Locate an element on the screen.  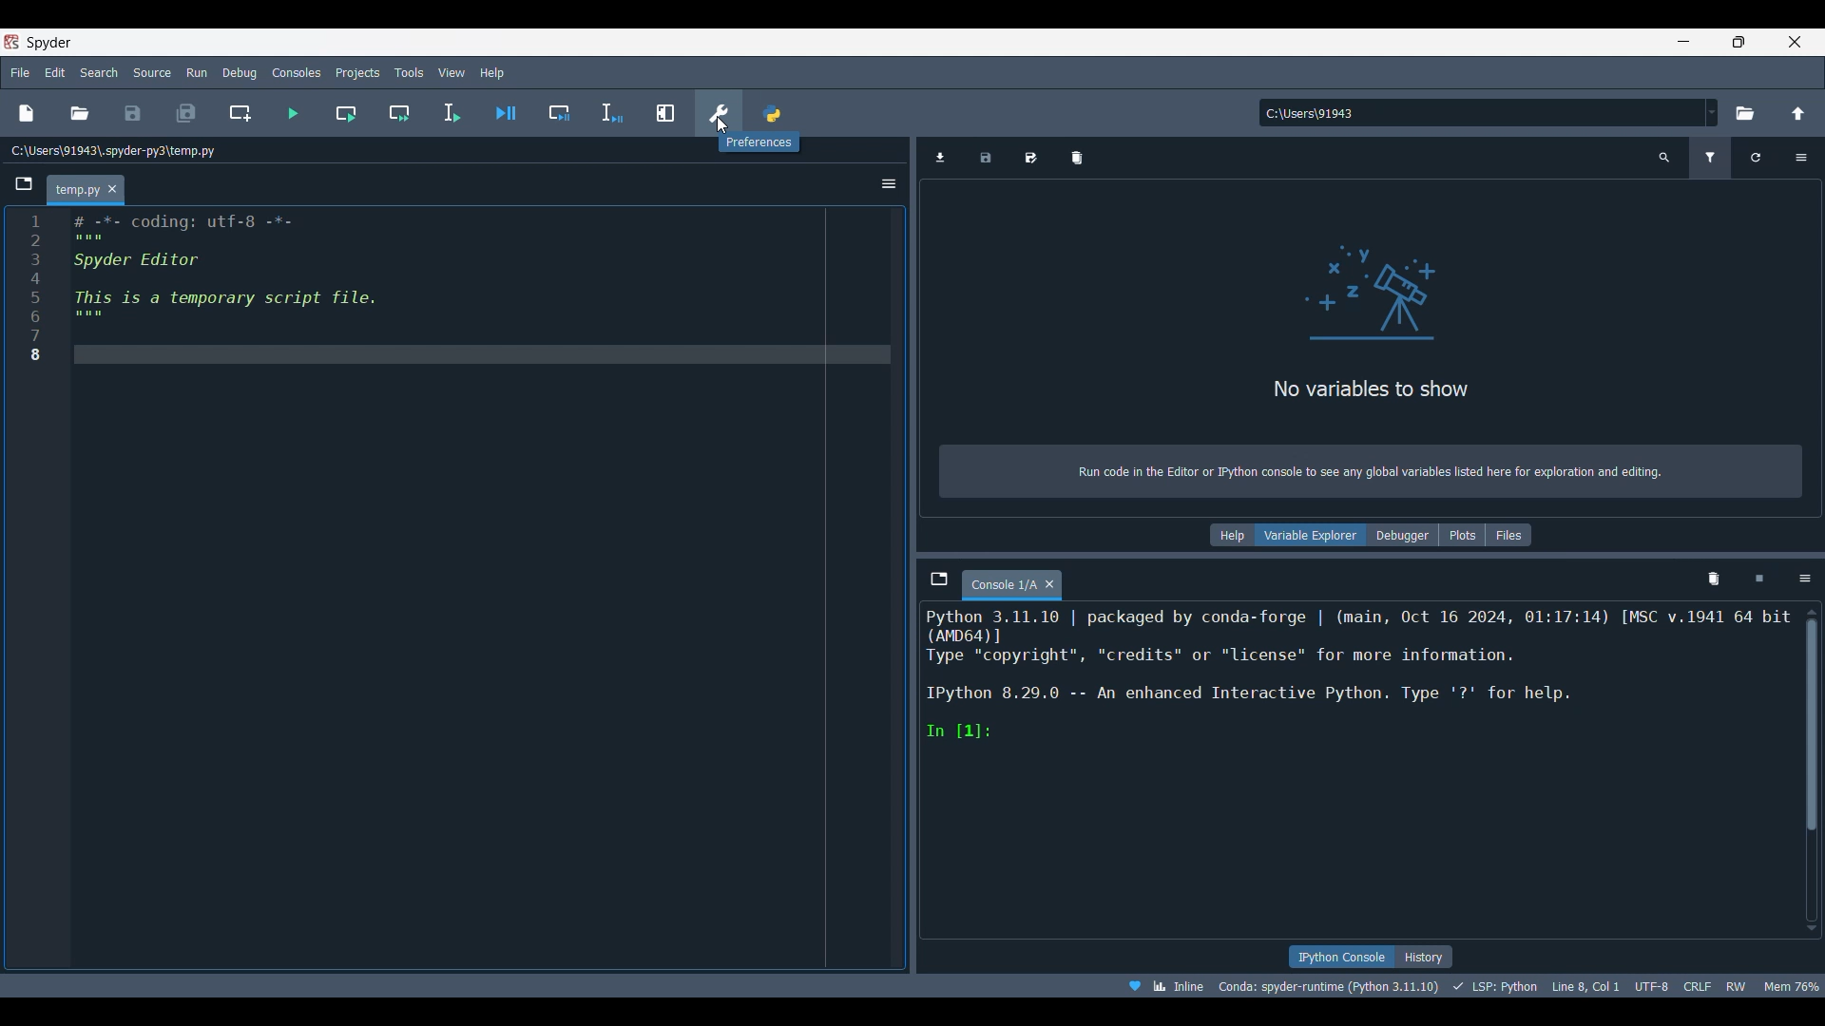
Run file is located at coordinates (294, 113).